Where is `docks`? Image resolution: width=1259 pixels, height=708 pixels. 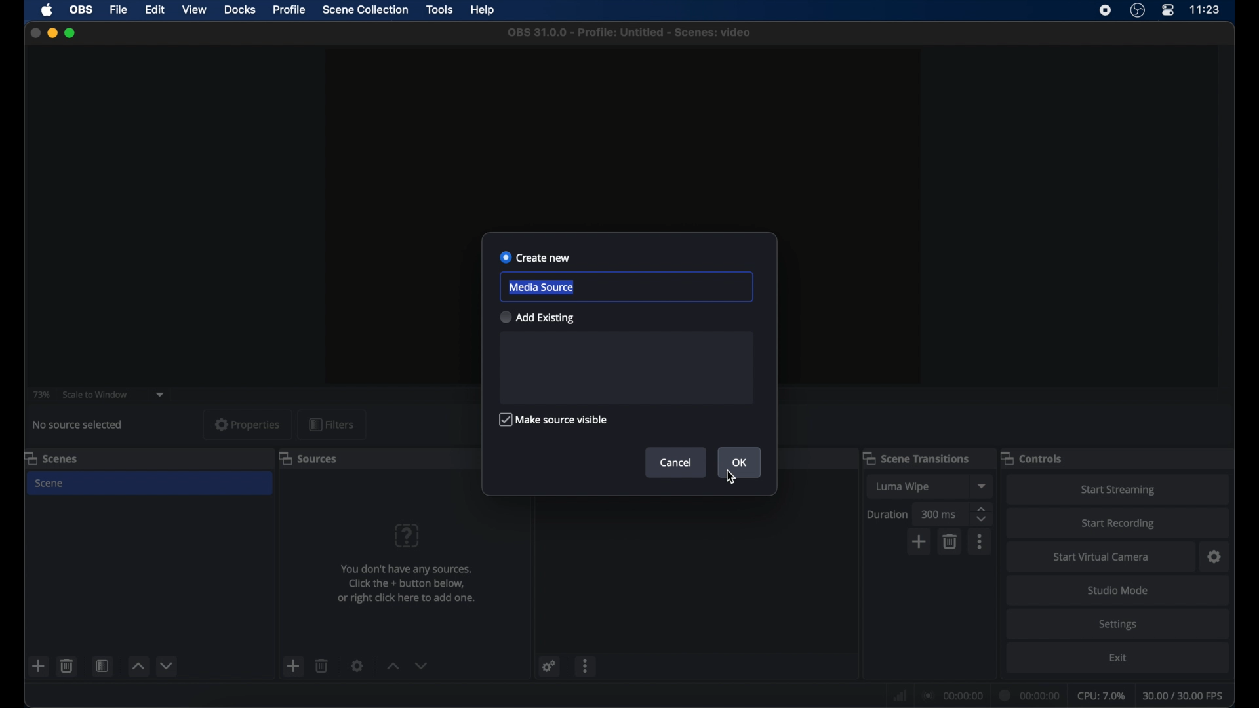 docks is located at coordinates (239, 10).